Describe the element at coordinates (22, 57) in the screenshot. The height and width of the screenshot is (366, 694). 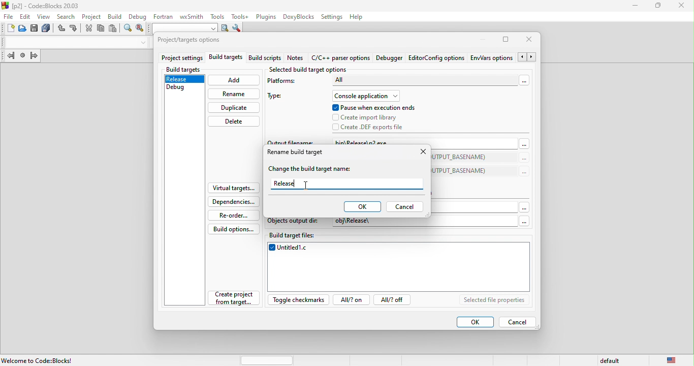
I see `las` at that location.